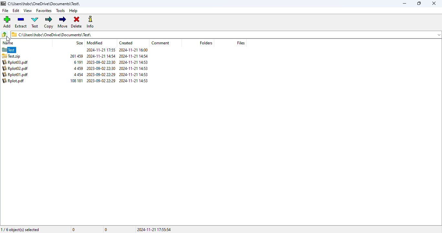  What do you see at coordinates (16, 10) in the screenshot?
I see `edit` at bounding box center [16, 10].